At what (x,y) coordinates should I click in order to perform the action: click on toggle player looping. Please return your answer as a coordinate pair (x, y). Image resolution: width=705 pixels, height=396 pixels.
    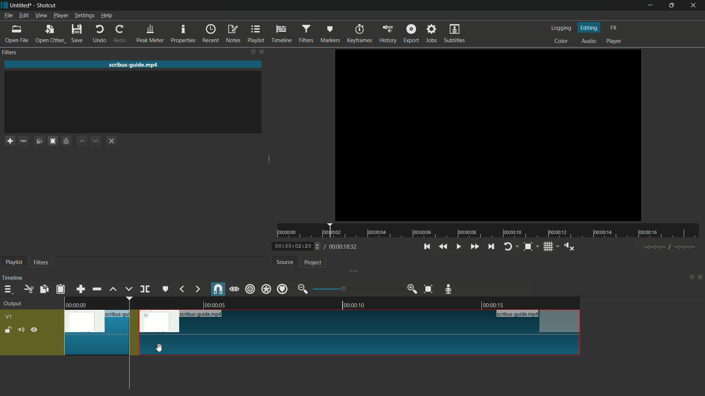
    Looking at the image, I should click on (509, 247).